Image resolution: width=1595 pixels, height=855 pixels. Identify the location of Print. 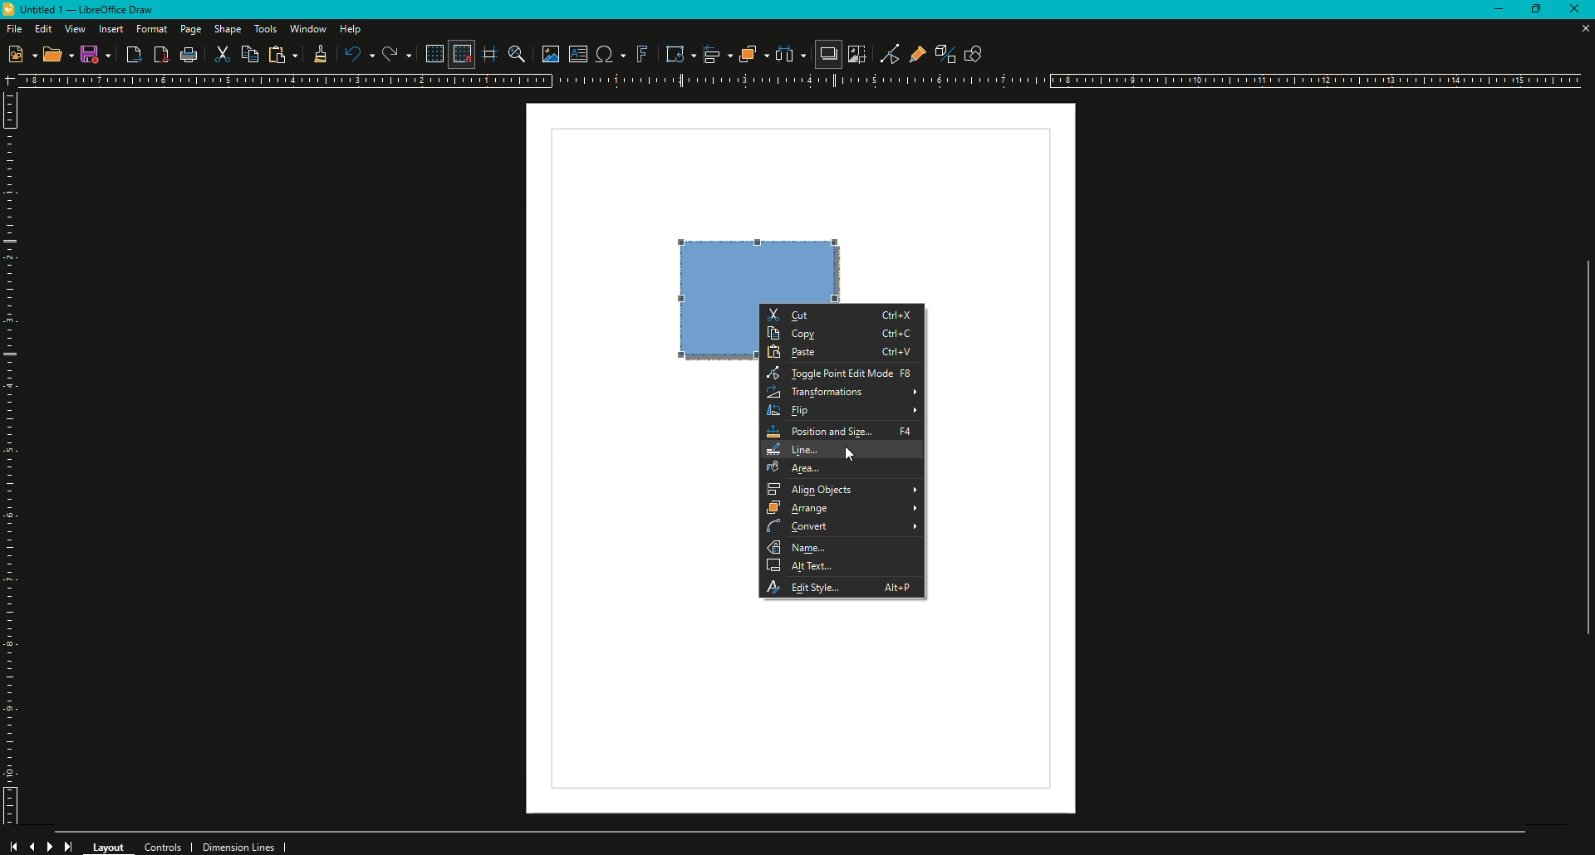
(190, 56).